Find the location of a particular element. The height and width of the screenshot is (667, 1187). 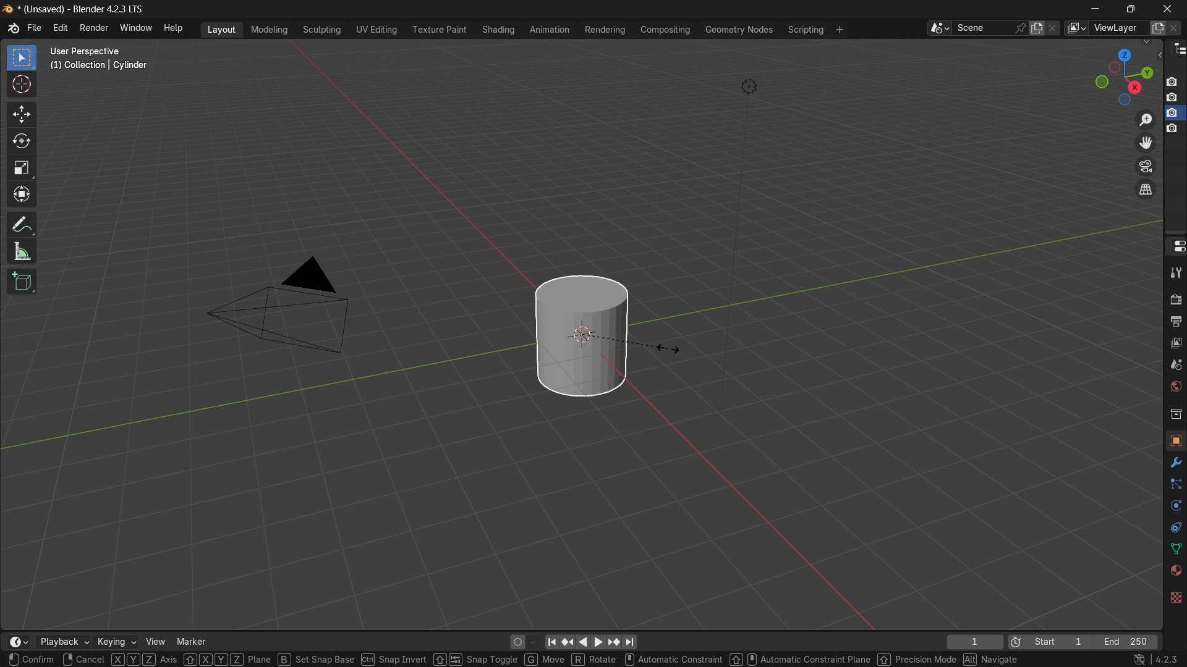

rotate or preset viewpoint is located at coordinates (1123, 75).